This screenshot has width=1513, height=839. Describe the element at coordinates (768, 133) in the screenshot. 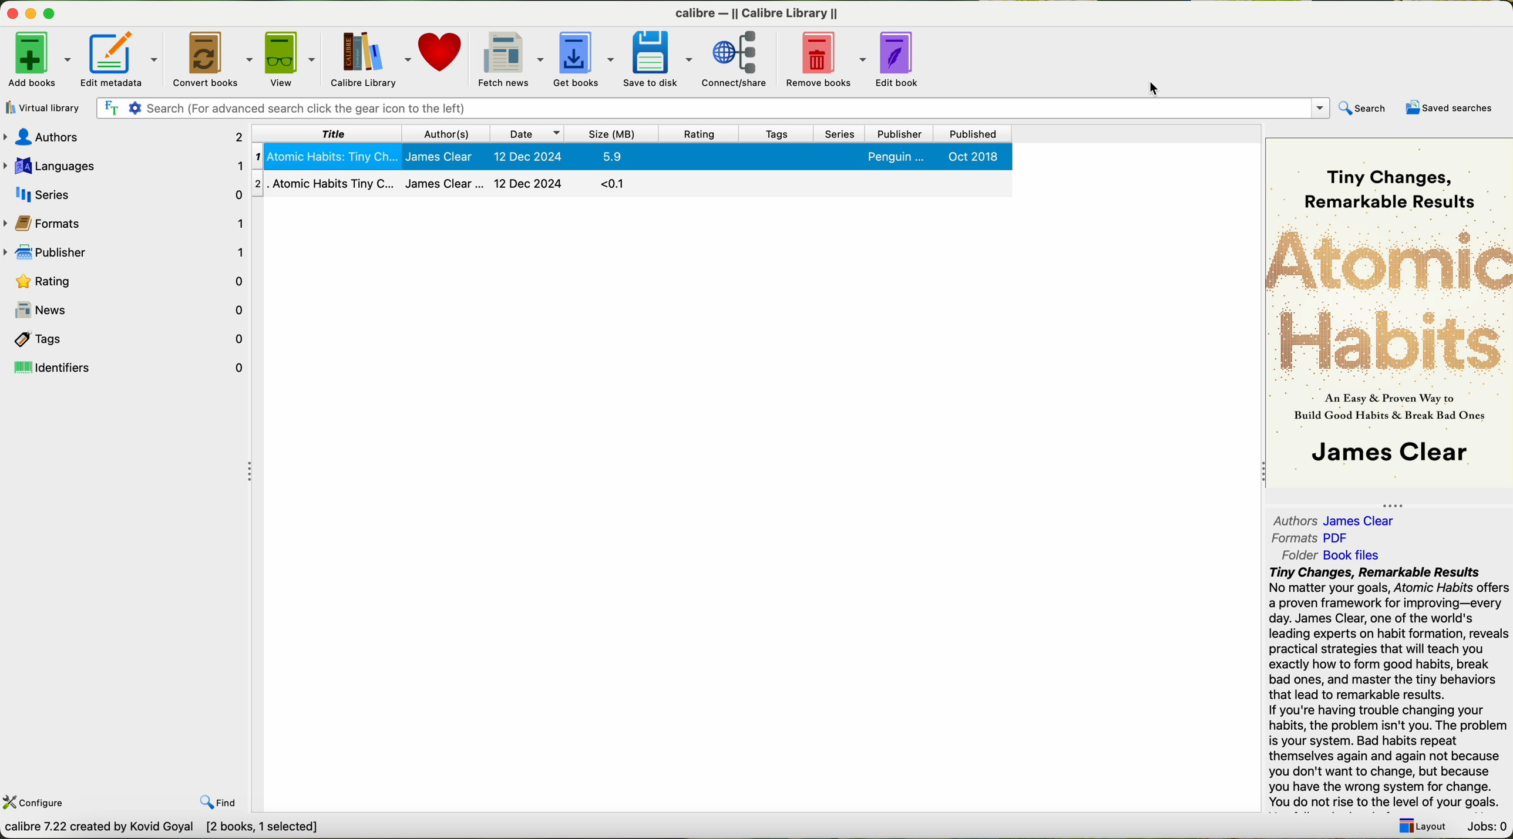

I see `tags` at that location.